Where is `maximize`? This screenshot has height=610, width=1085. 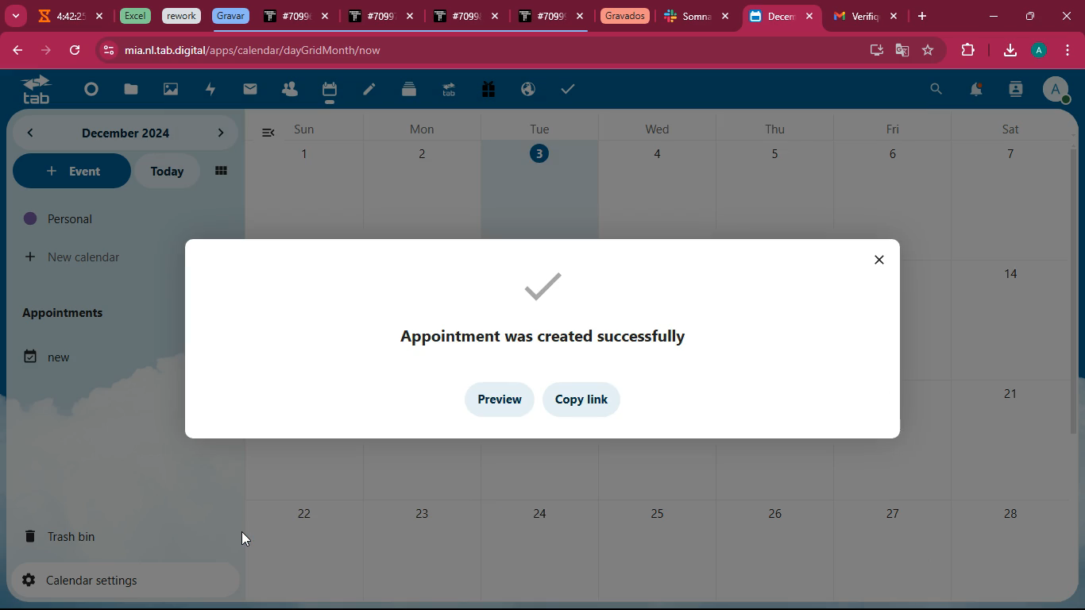
maximize is located at coordinates (1029, 14).